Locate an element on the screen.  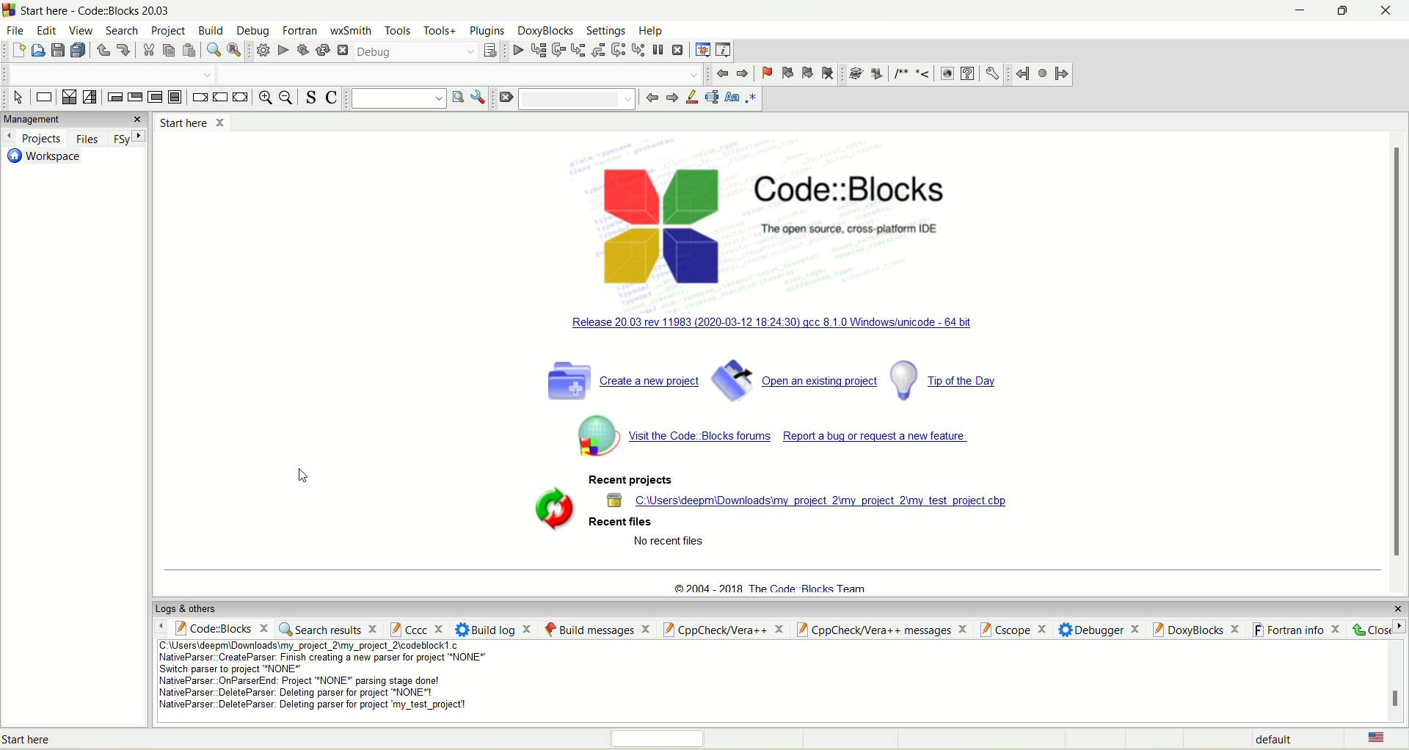
fortran is located at coordinates (301, 27).